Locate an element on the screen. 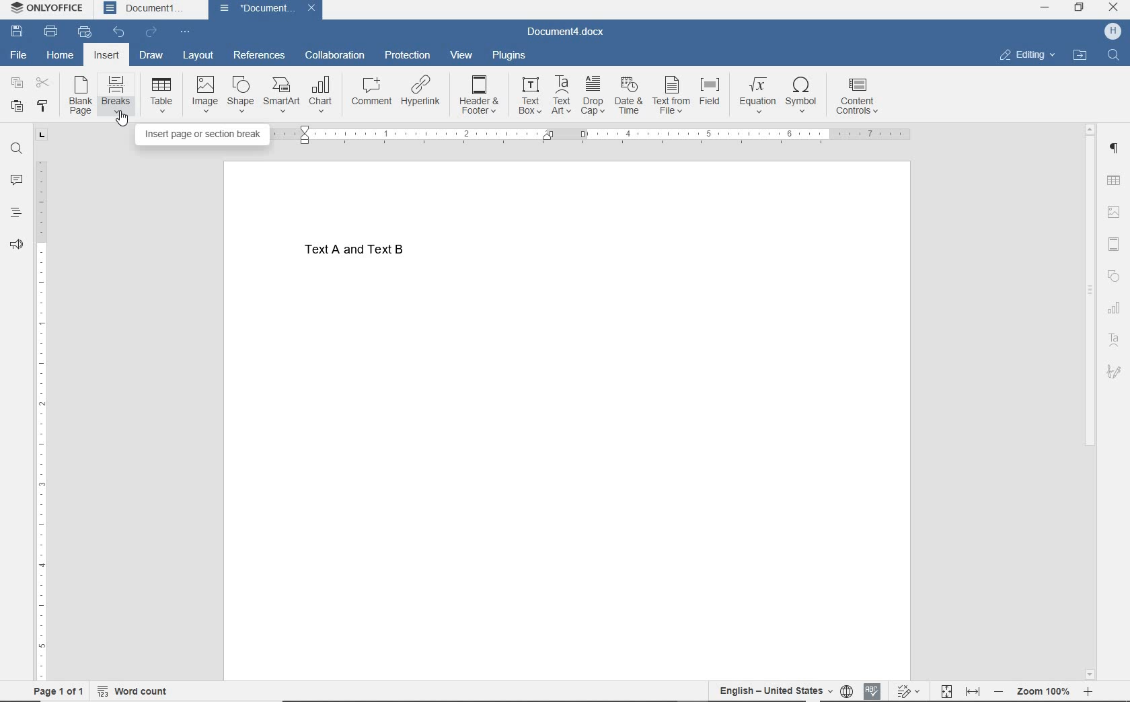 This screenshot has height=702, width=1130. close is located at coordinates (1114, 7).